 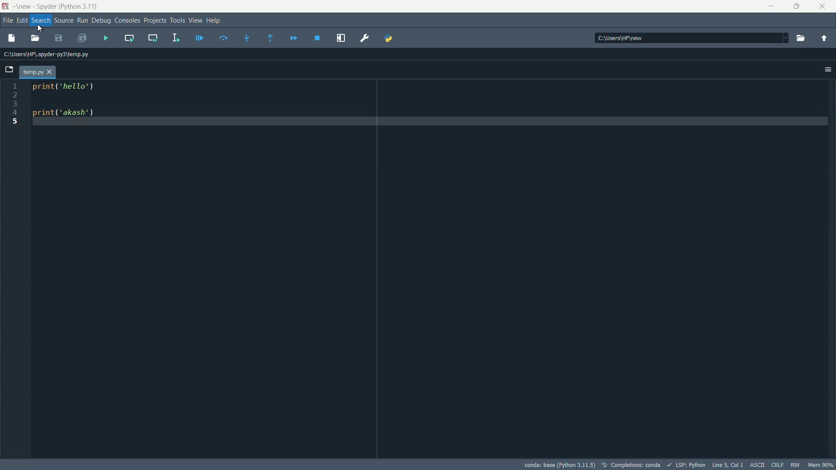 I want to click on python 3.11, so click(x=79, y=7).